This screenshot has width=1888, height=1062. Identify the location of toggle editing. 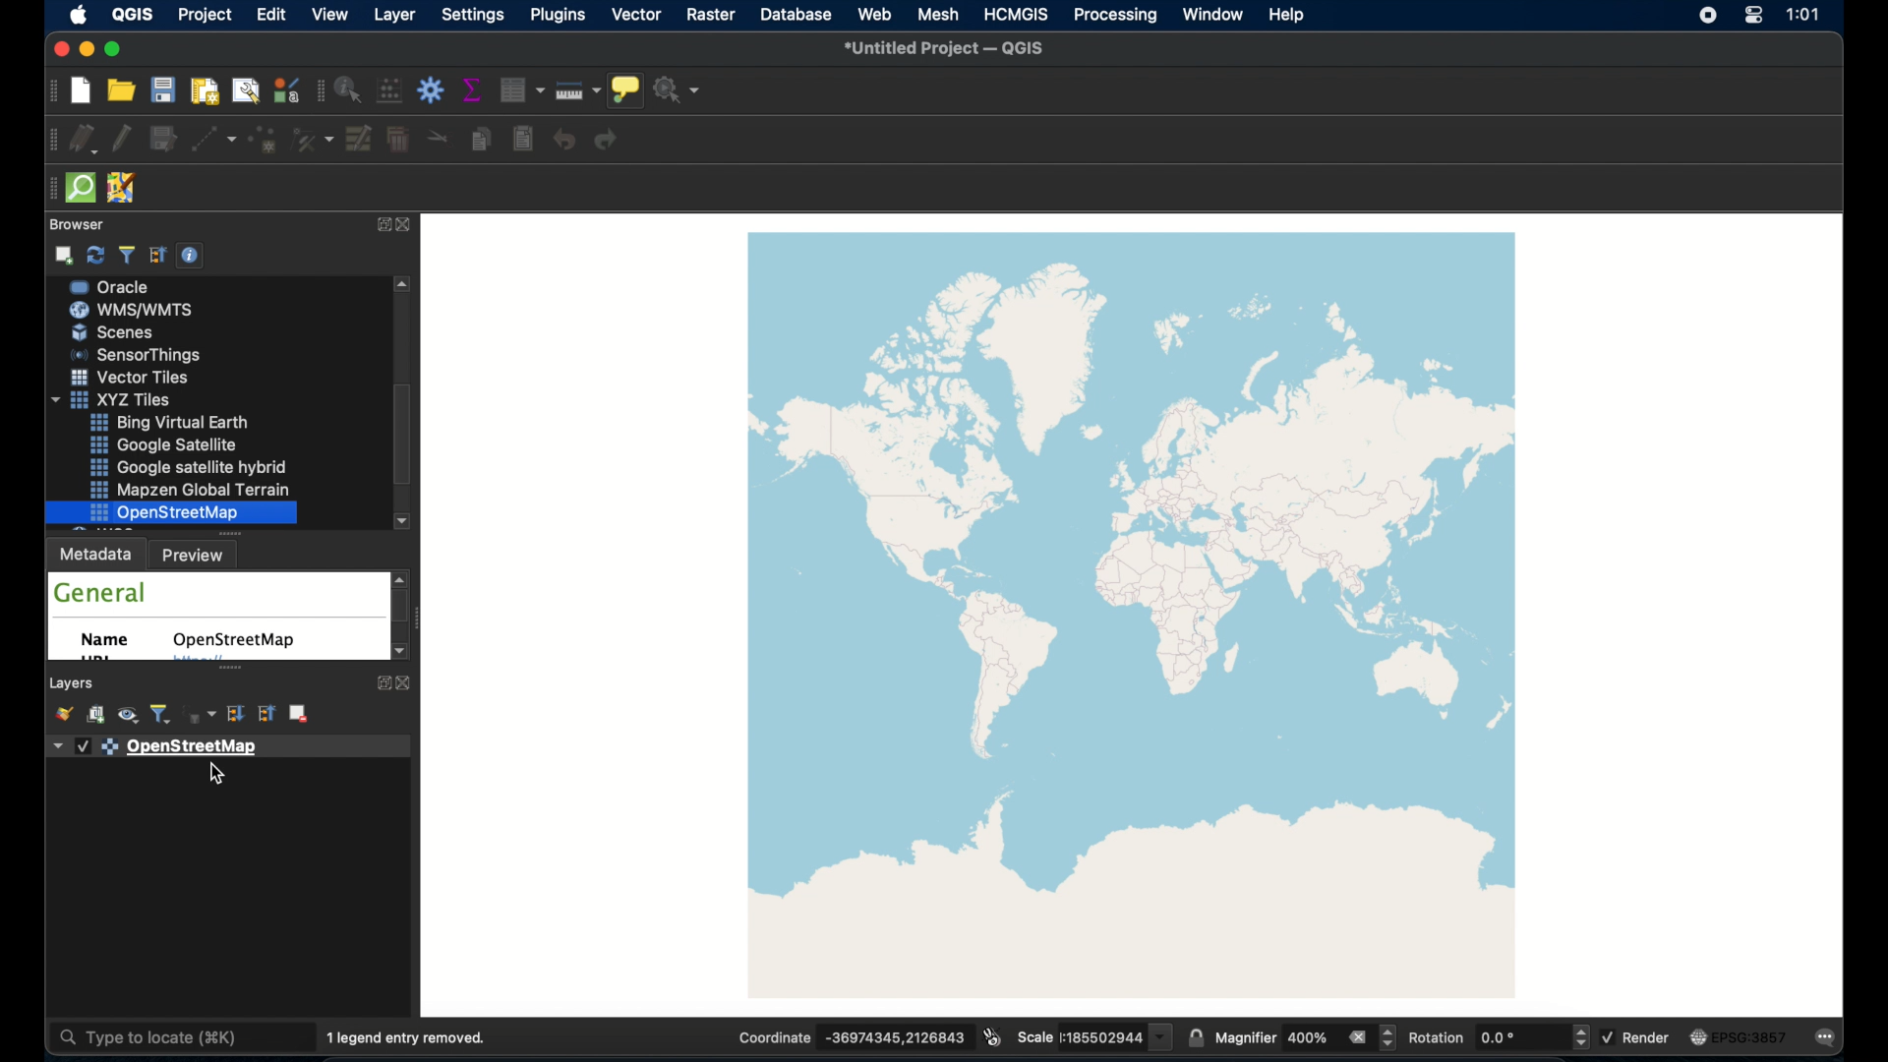
(124, 140).